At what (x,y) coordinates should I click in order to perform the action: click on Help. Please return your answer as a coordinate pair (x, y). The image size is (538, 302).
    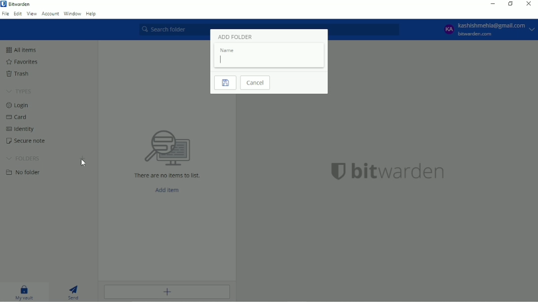
    Looking at the image, I should click on (92, 14).